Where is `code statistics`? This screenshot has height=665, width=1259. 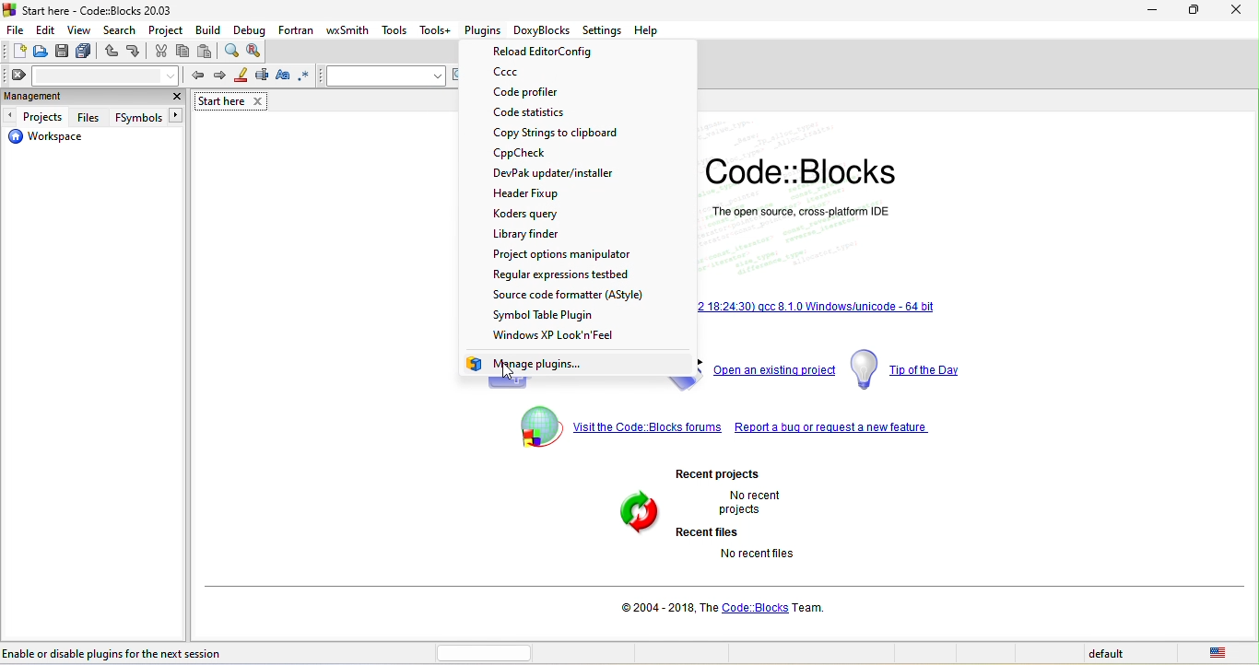 code statistics is located at coordinates (560, 113).